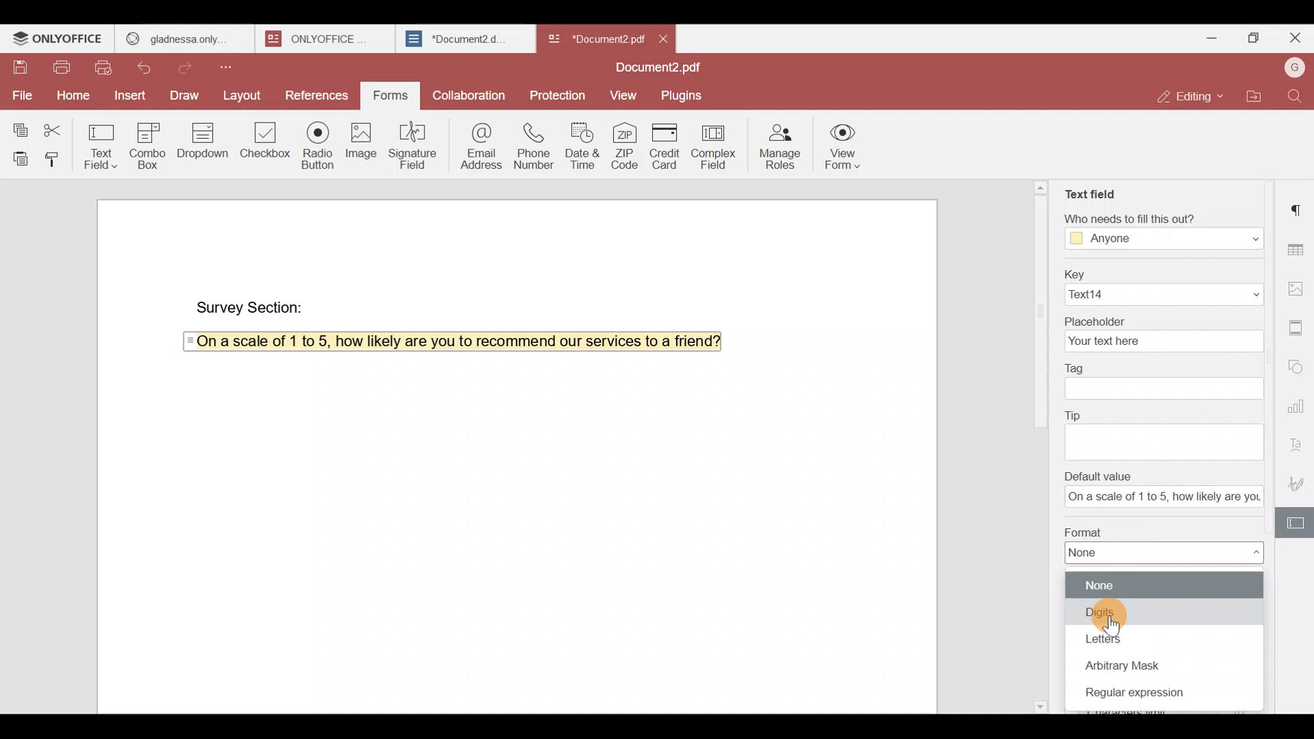 The height and width of the screenshot is (739, 1314). What do you see at coordinates (145, 145) in the screenshot?
I see `Combo box` at bounding box center [145, 145].